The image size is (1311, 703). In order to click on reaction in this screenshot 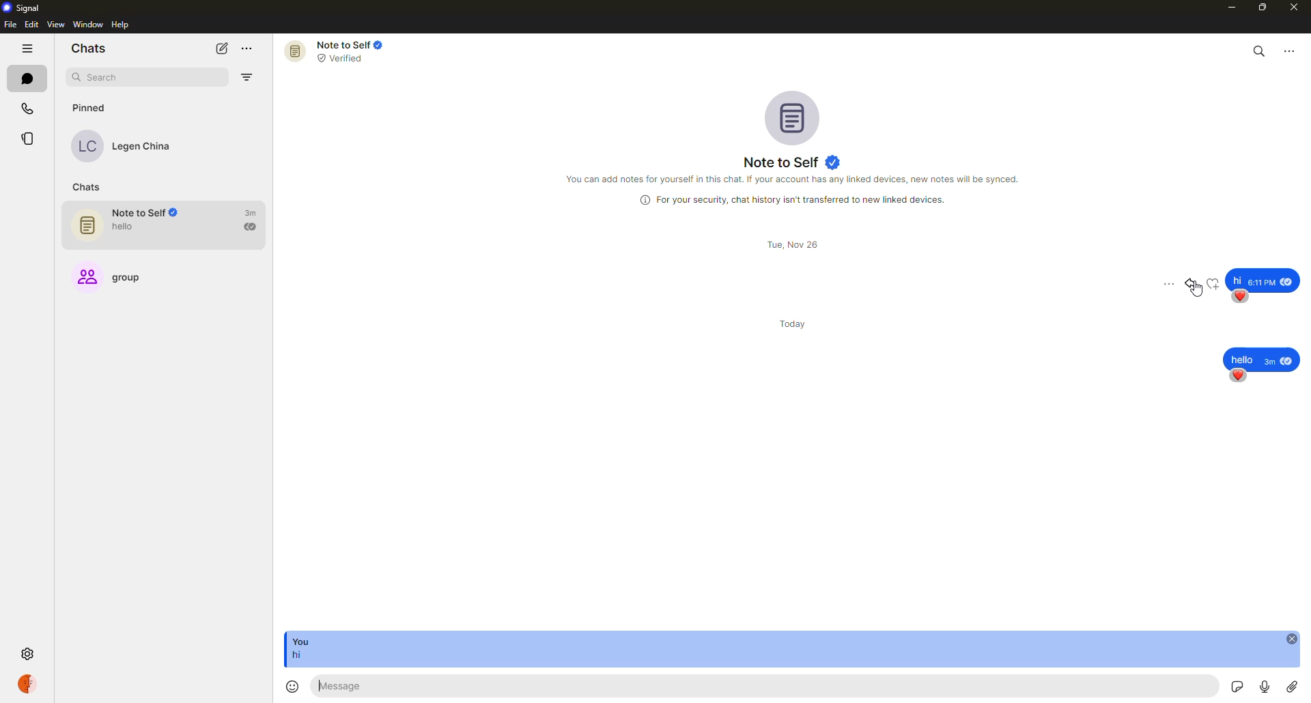, I will do `click(1242, 297)`.